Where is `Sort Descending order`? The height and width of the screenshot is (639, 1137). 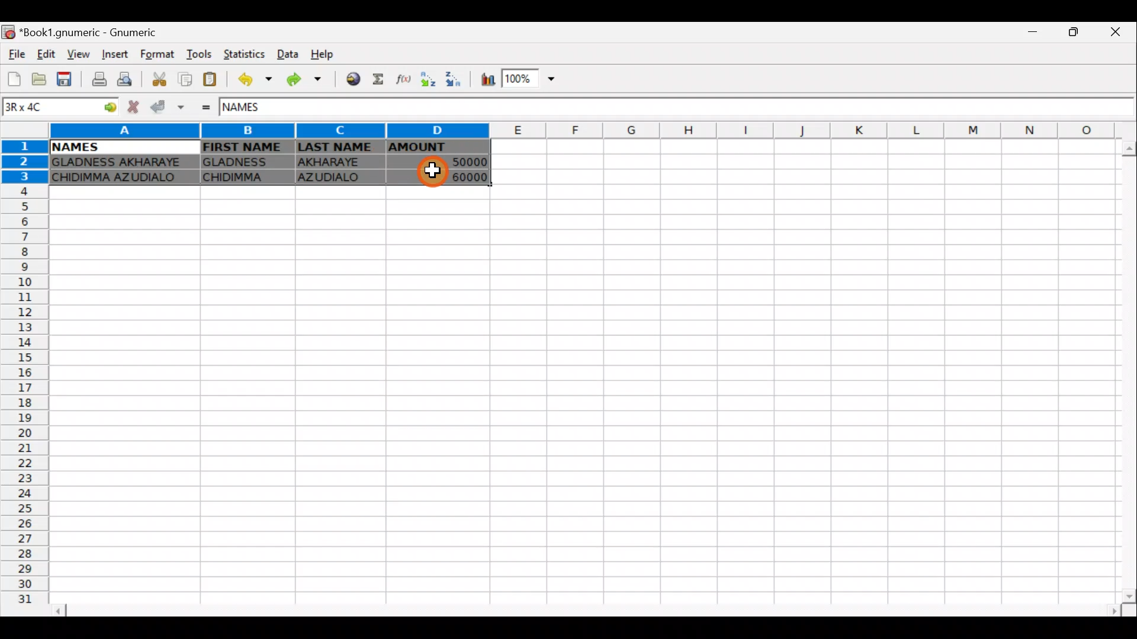 Sort Descending order is located at coordinates (452, 79).